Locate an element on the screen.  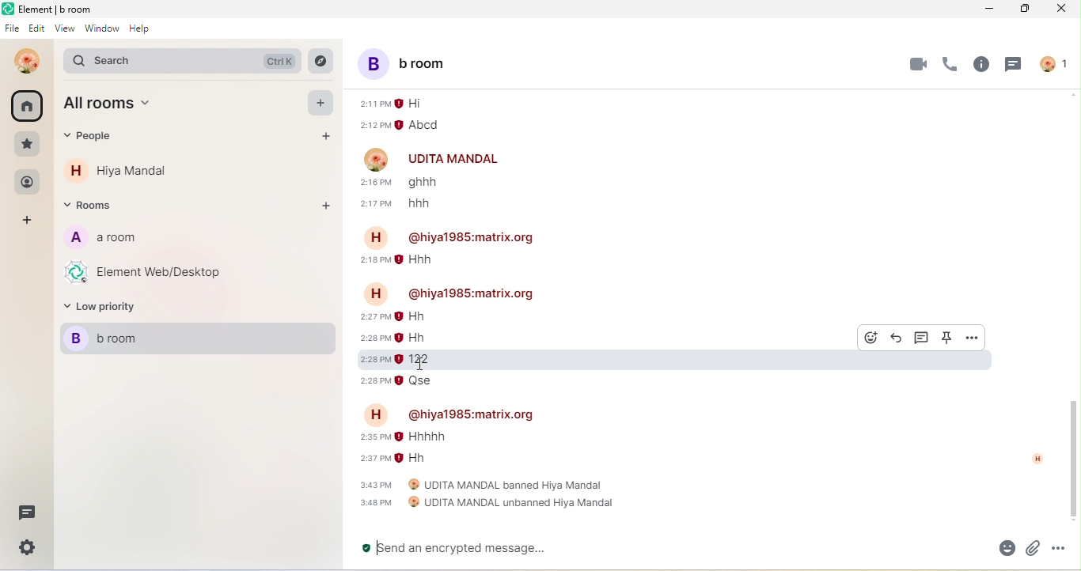
add is located at coordinates (321, 104).